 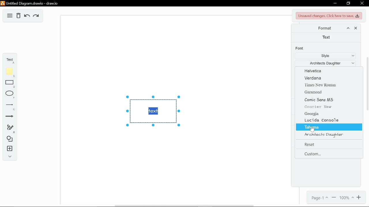 I want to click on undo, so click(x=27, y=16).